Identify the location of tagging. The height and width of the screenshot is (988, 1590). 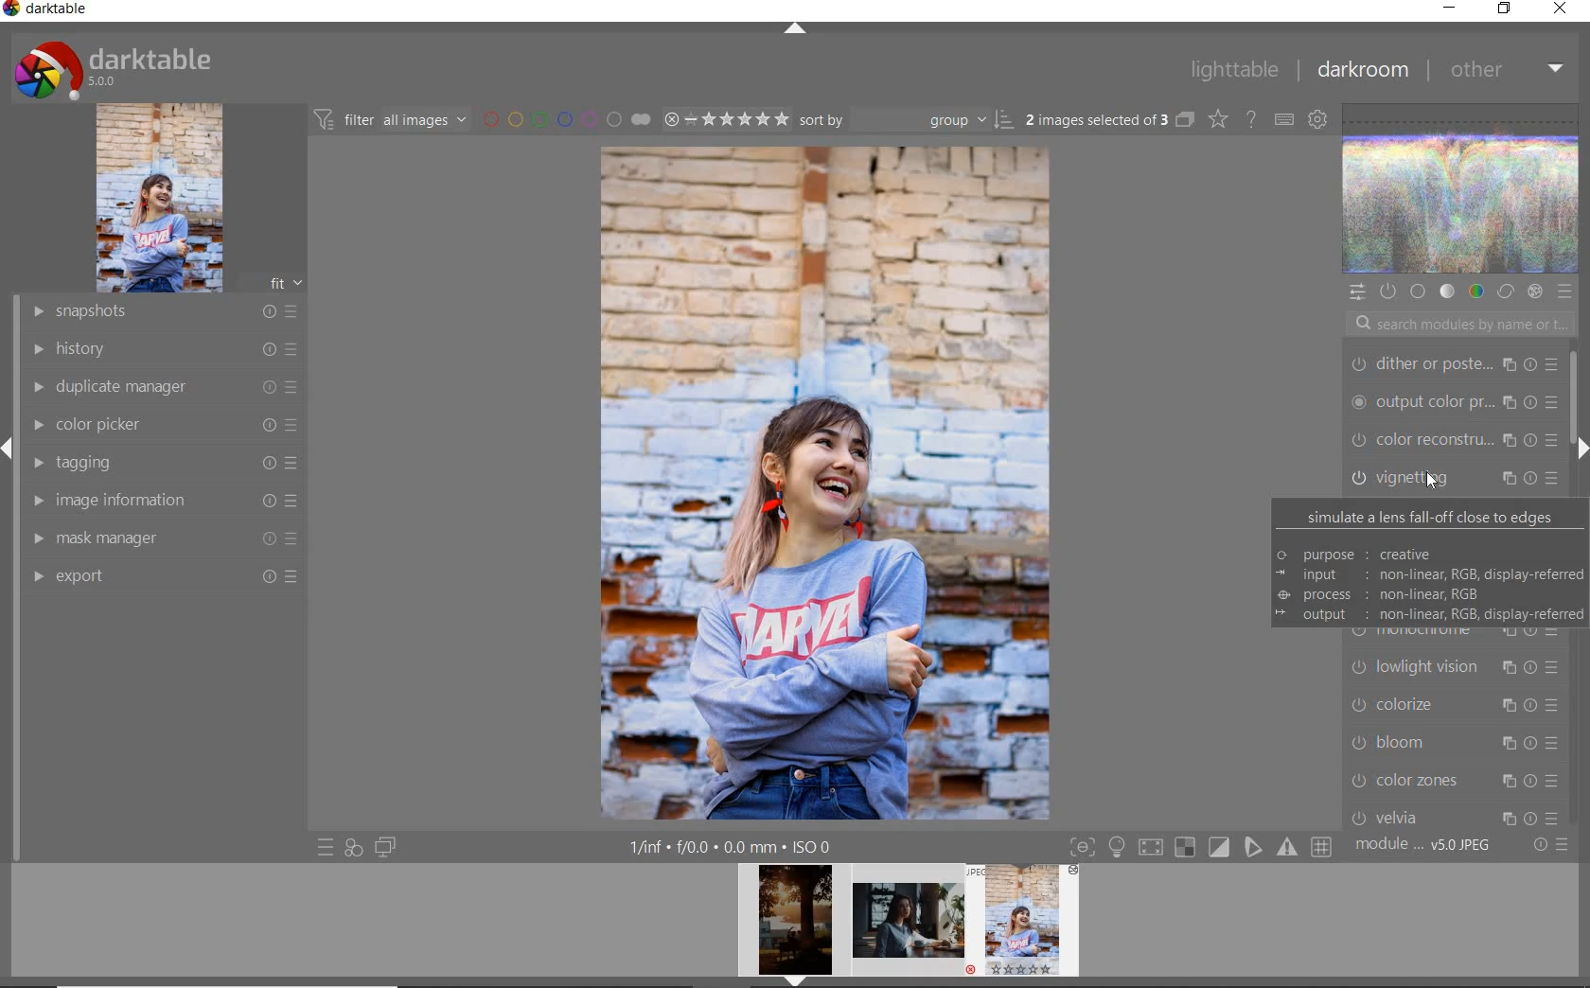
(159, 461).